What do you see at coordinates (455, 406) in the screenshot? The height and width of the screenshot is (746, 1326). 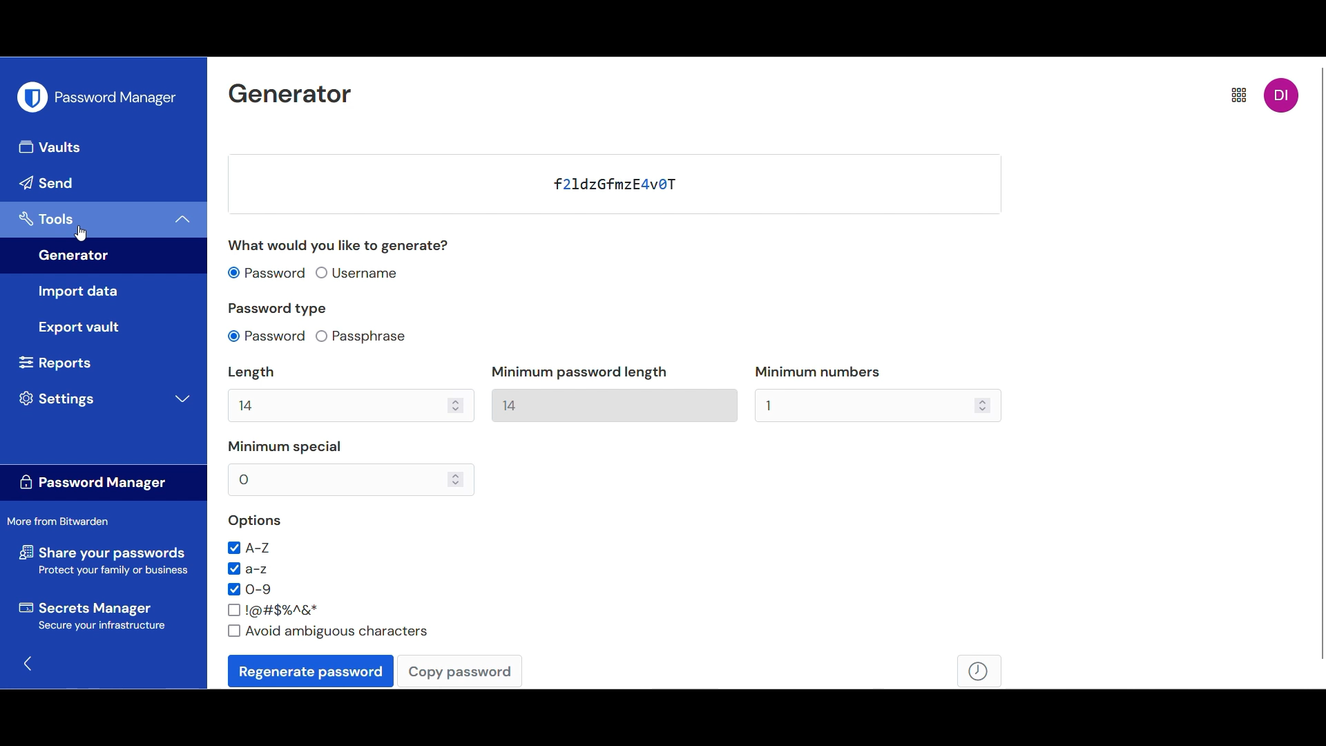 I see `Increase/Decrease length ` at bounding box center [455, 406].